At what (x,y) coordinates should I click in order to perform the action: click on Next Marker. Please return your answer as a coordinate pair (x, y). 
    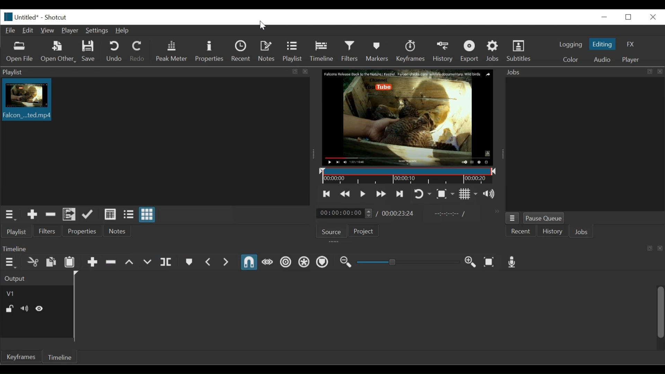
    Looking at the image, I should click on (226, 263).